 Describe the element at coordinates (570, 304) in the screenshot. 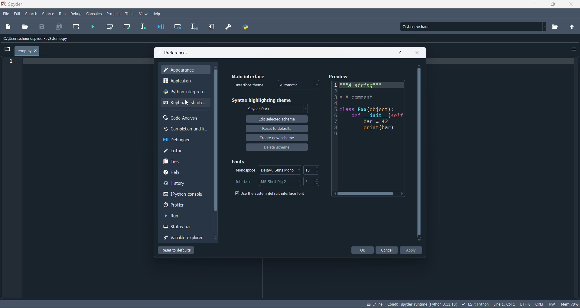

I see `memory usage` at that location.